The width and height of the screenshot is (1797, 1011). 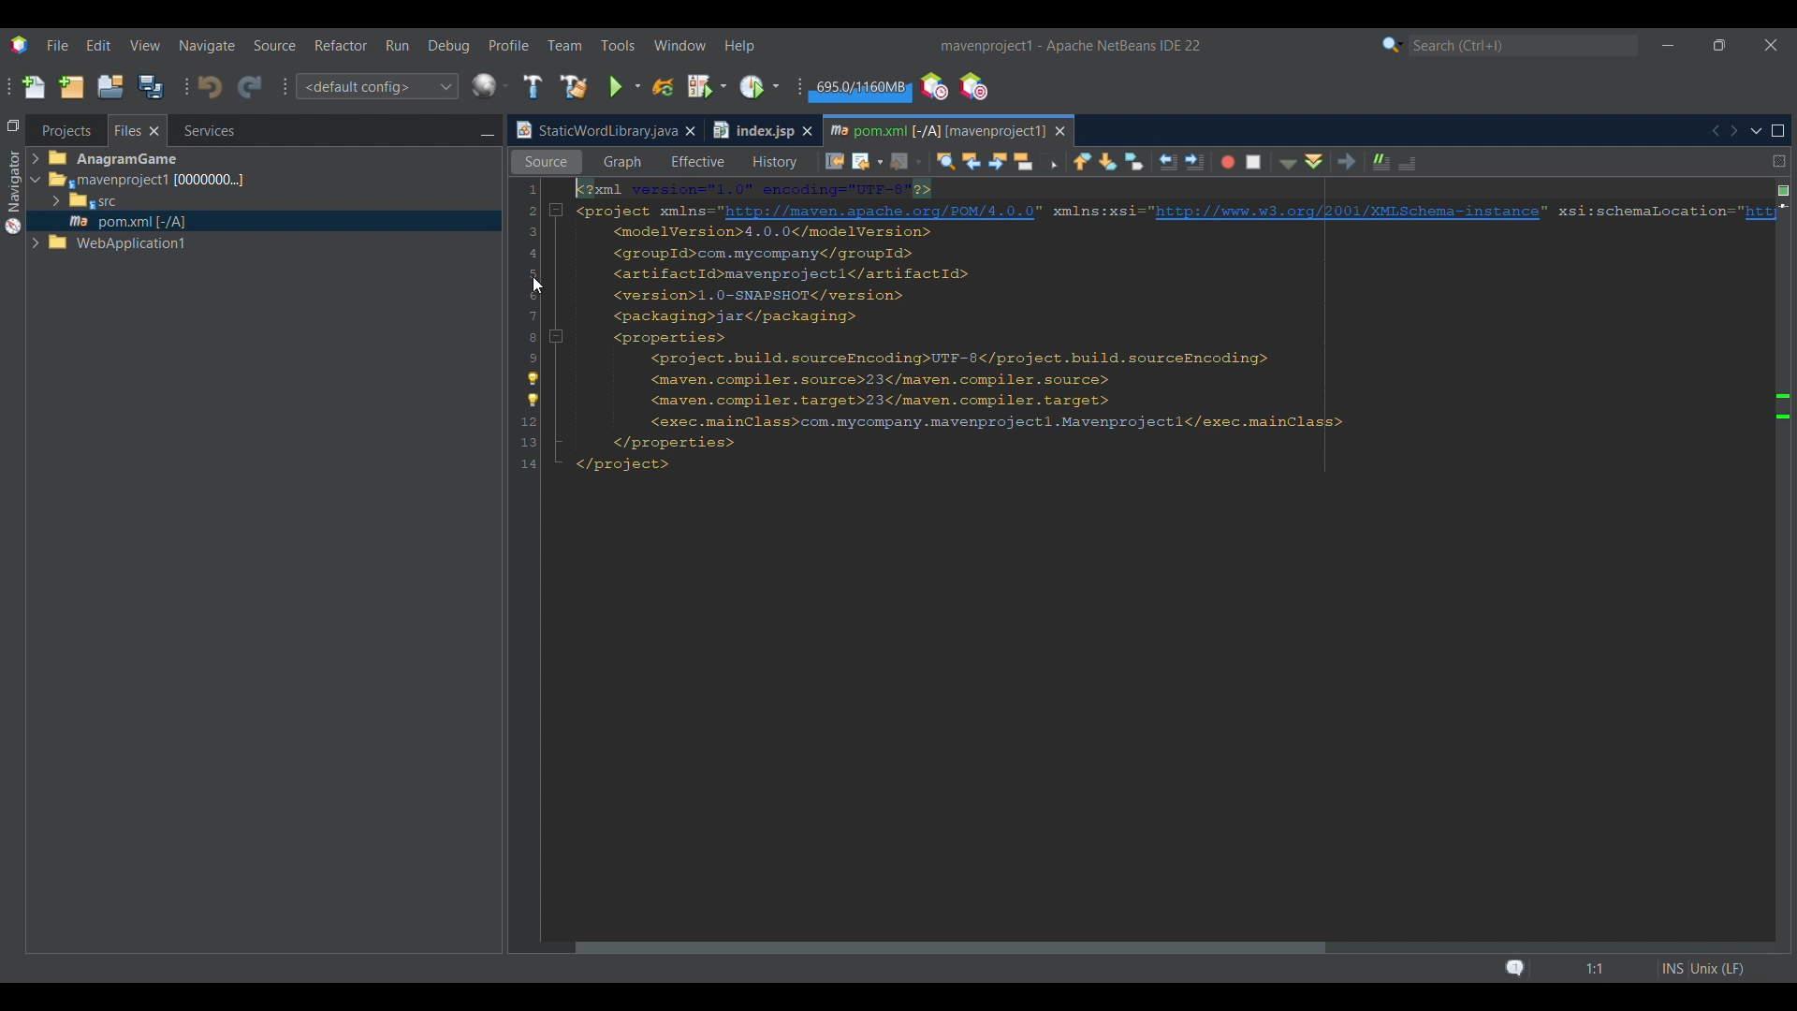 What do you see at coordinates (738, 47) in the screenshot?
I see `Help menu` at bounding box center [738, 47].